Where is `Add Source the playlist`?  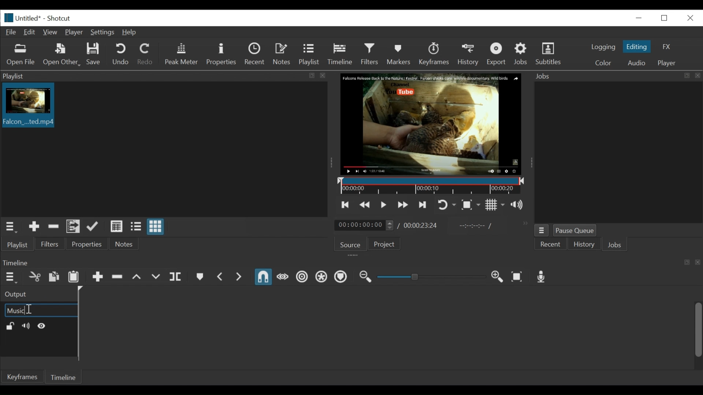 Add Source the playlist is located at coordinates (34, 227).